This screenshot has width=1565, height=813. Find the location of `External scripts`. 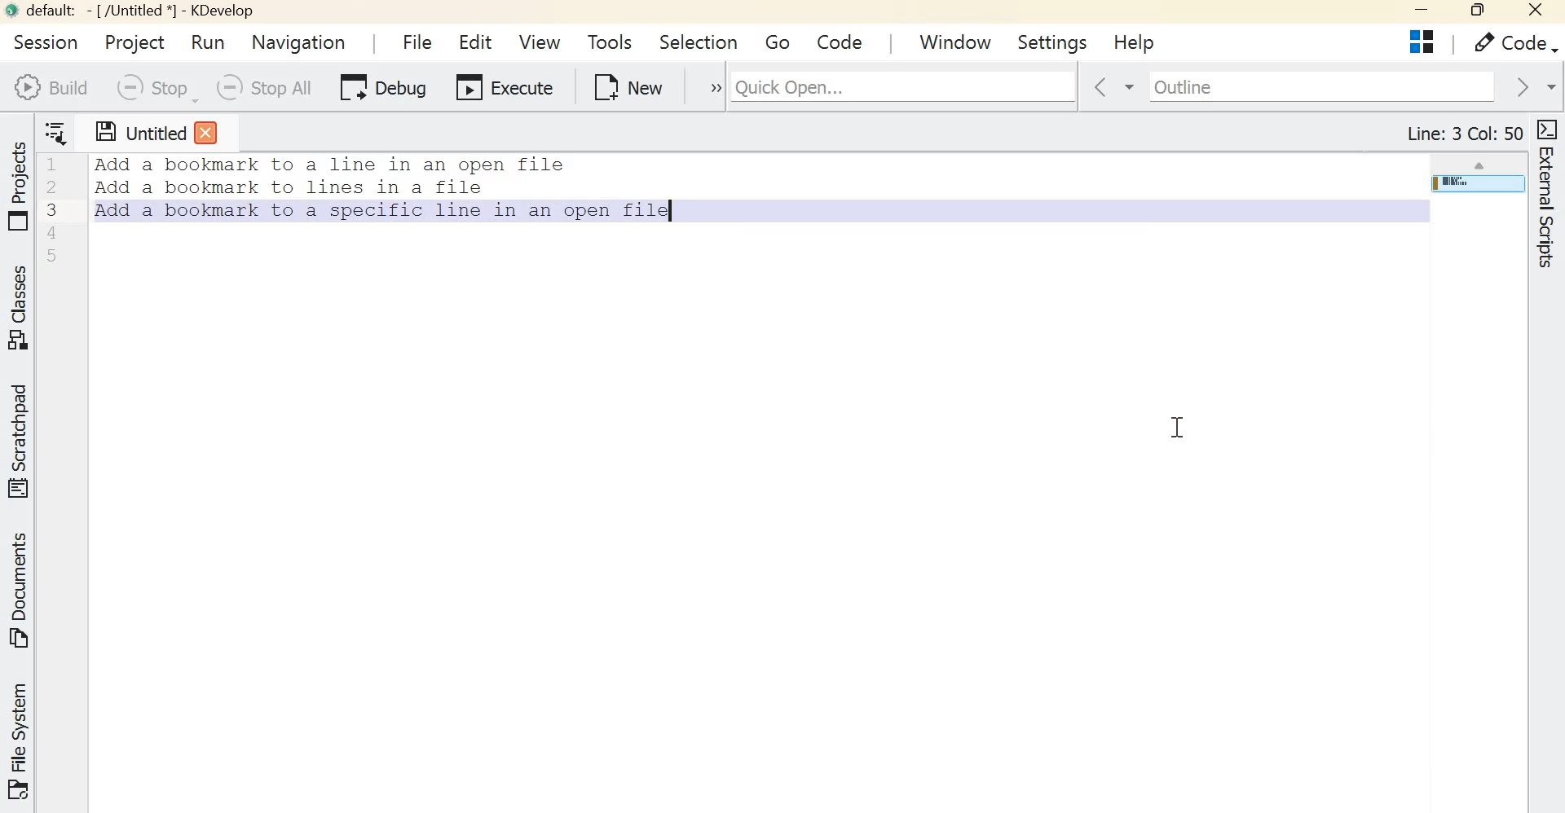

External scripts is located at coordinates (1550, 206).